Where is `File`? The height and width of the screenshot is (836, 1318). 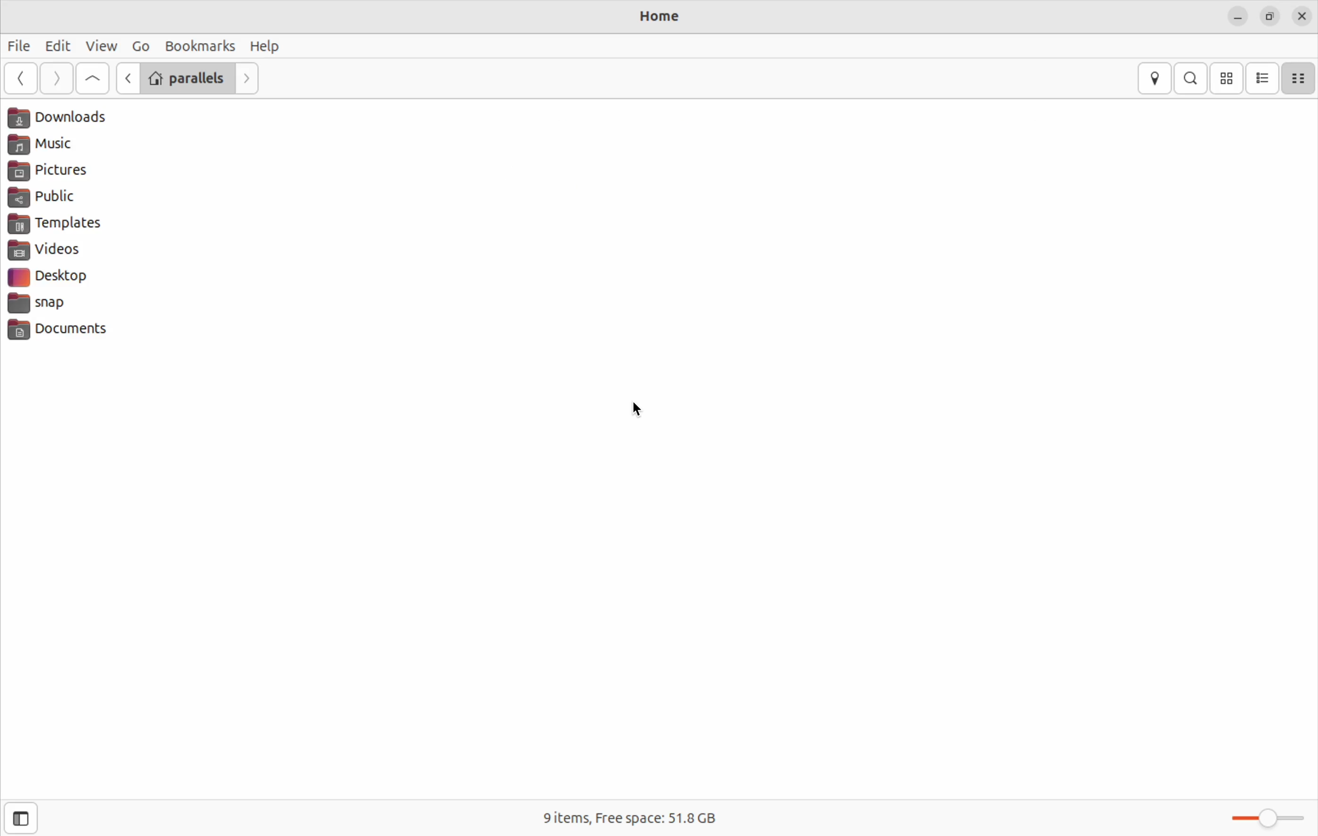 File is located at coordinates (20, 47).